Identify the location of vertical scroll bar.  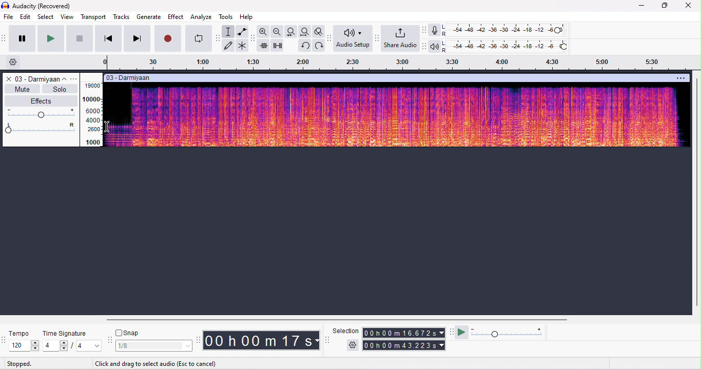
(696, 193).